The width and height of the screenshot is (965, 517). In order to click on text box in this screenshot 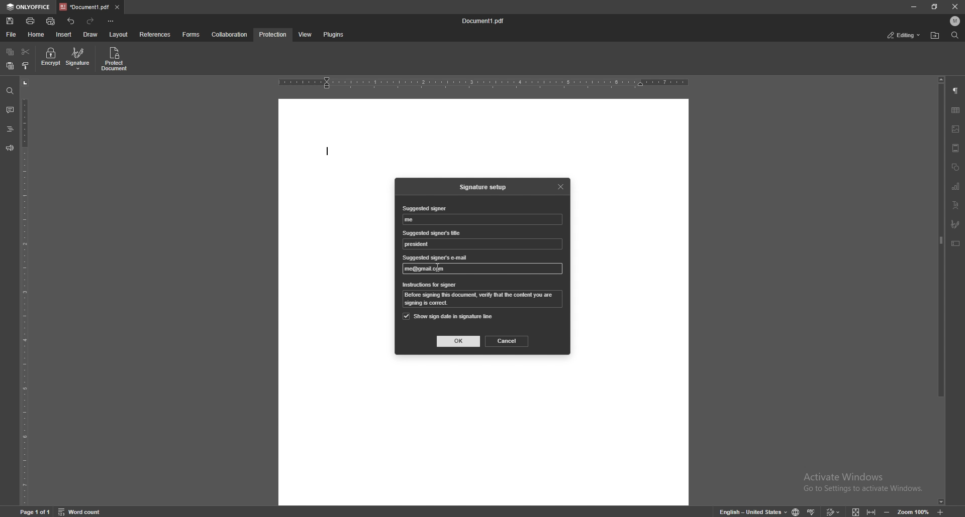, I will do `click(955, 243)`.